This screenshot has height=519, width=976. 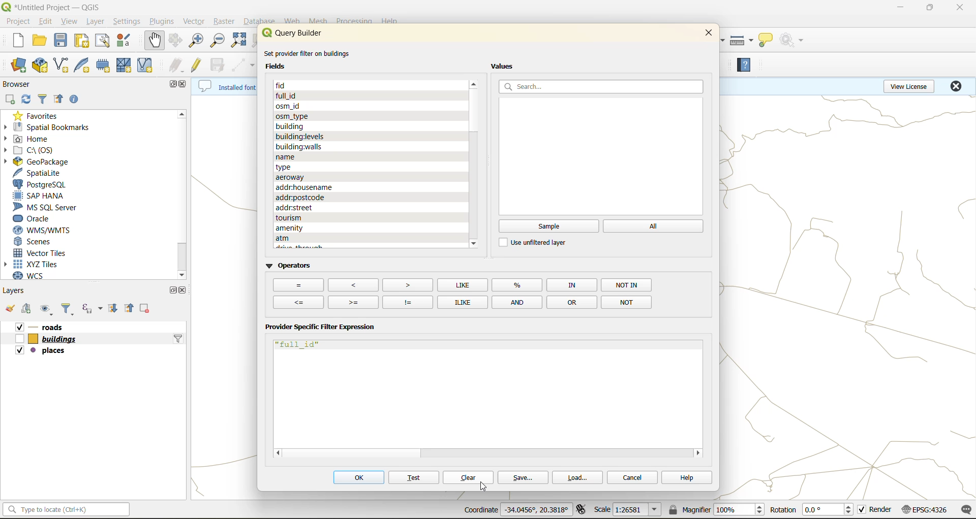 I want to click on maximize, so click(x=171, y=84).